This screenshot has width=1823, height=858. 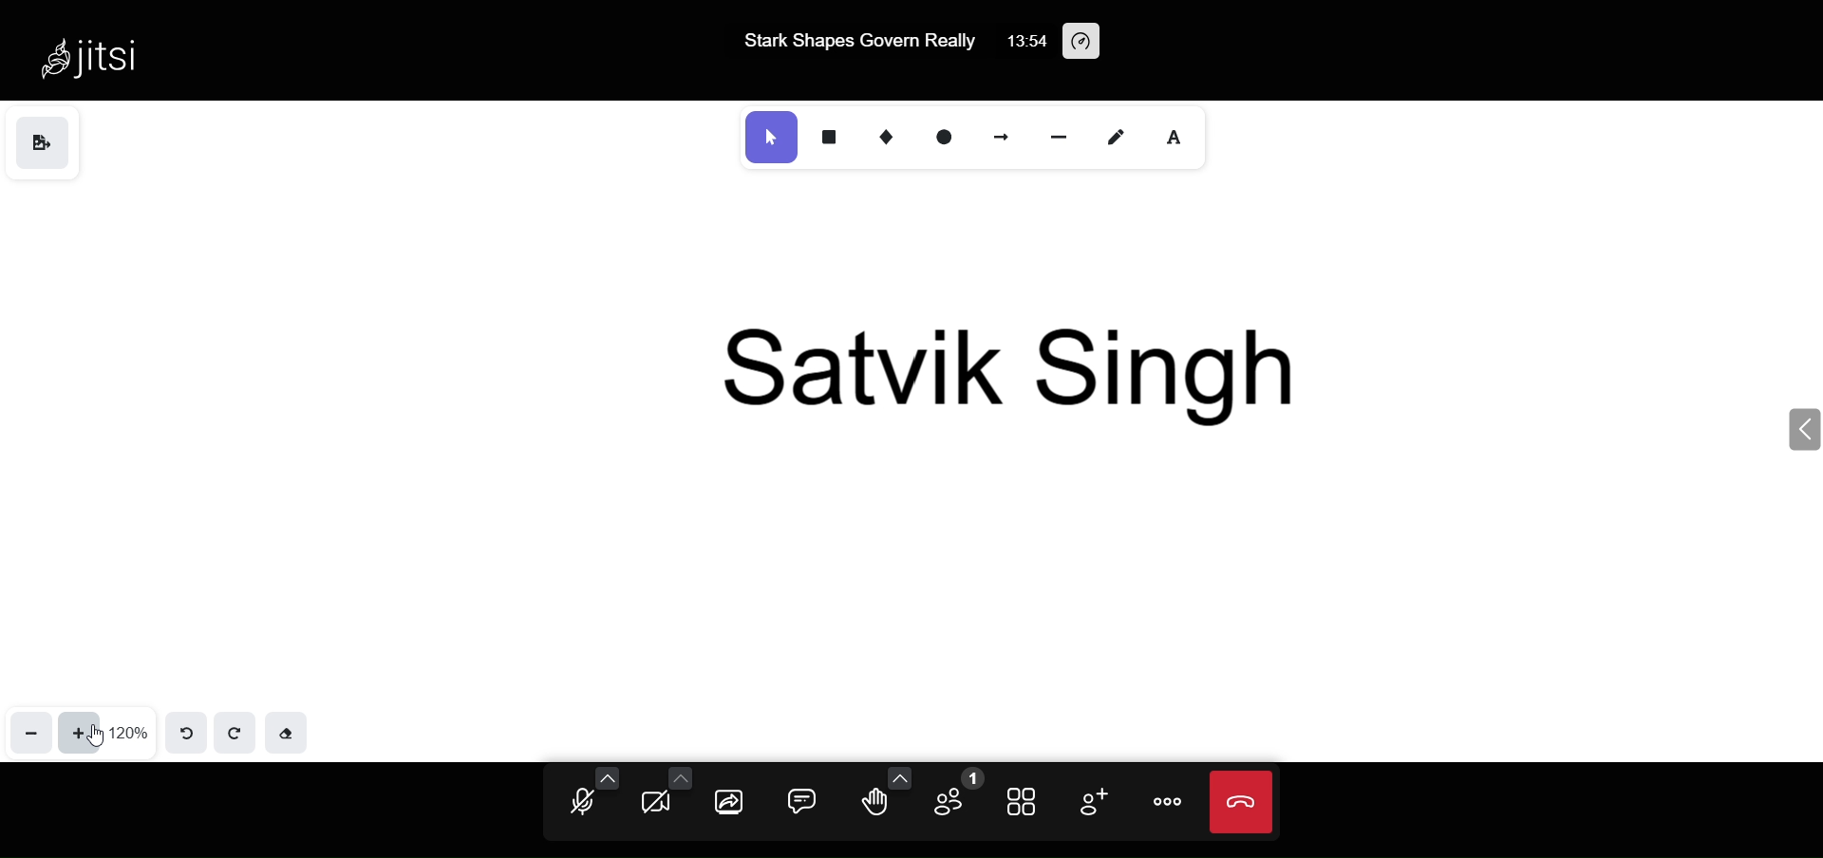 What do you see at coordinates (291, 732) in the screenshot?
I see `eraser` at bounding box center [291, 732].